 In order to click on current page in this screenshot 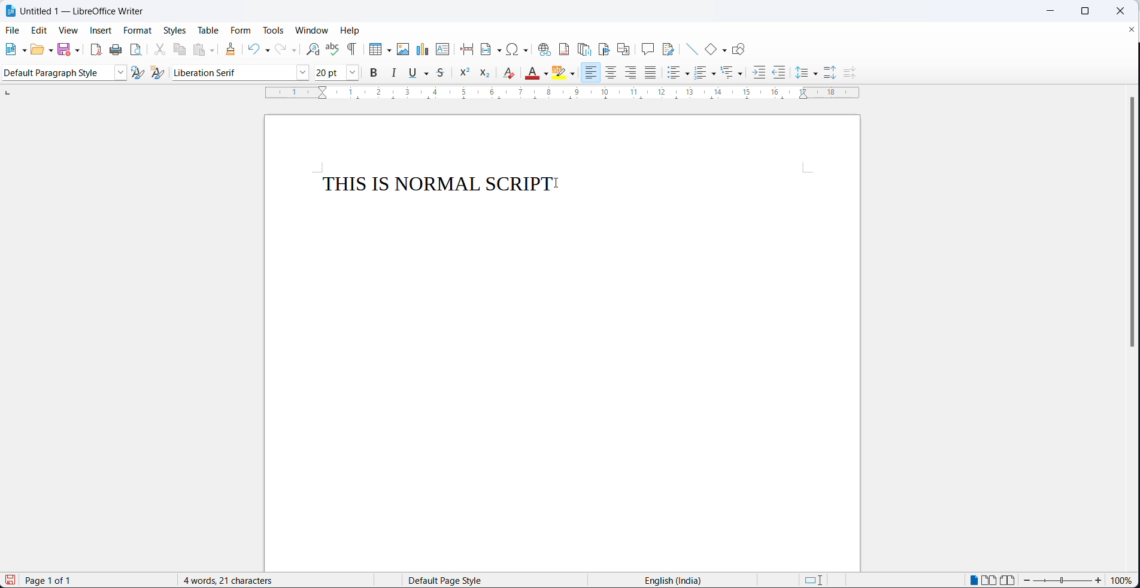, I will do `click(58, 581)`.